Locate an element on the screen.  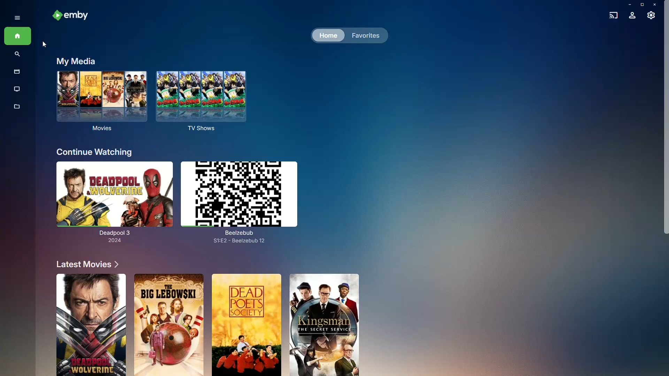
Find is located at coordinates (17, 55).